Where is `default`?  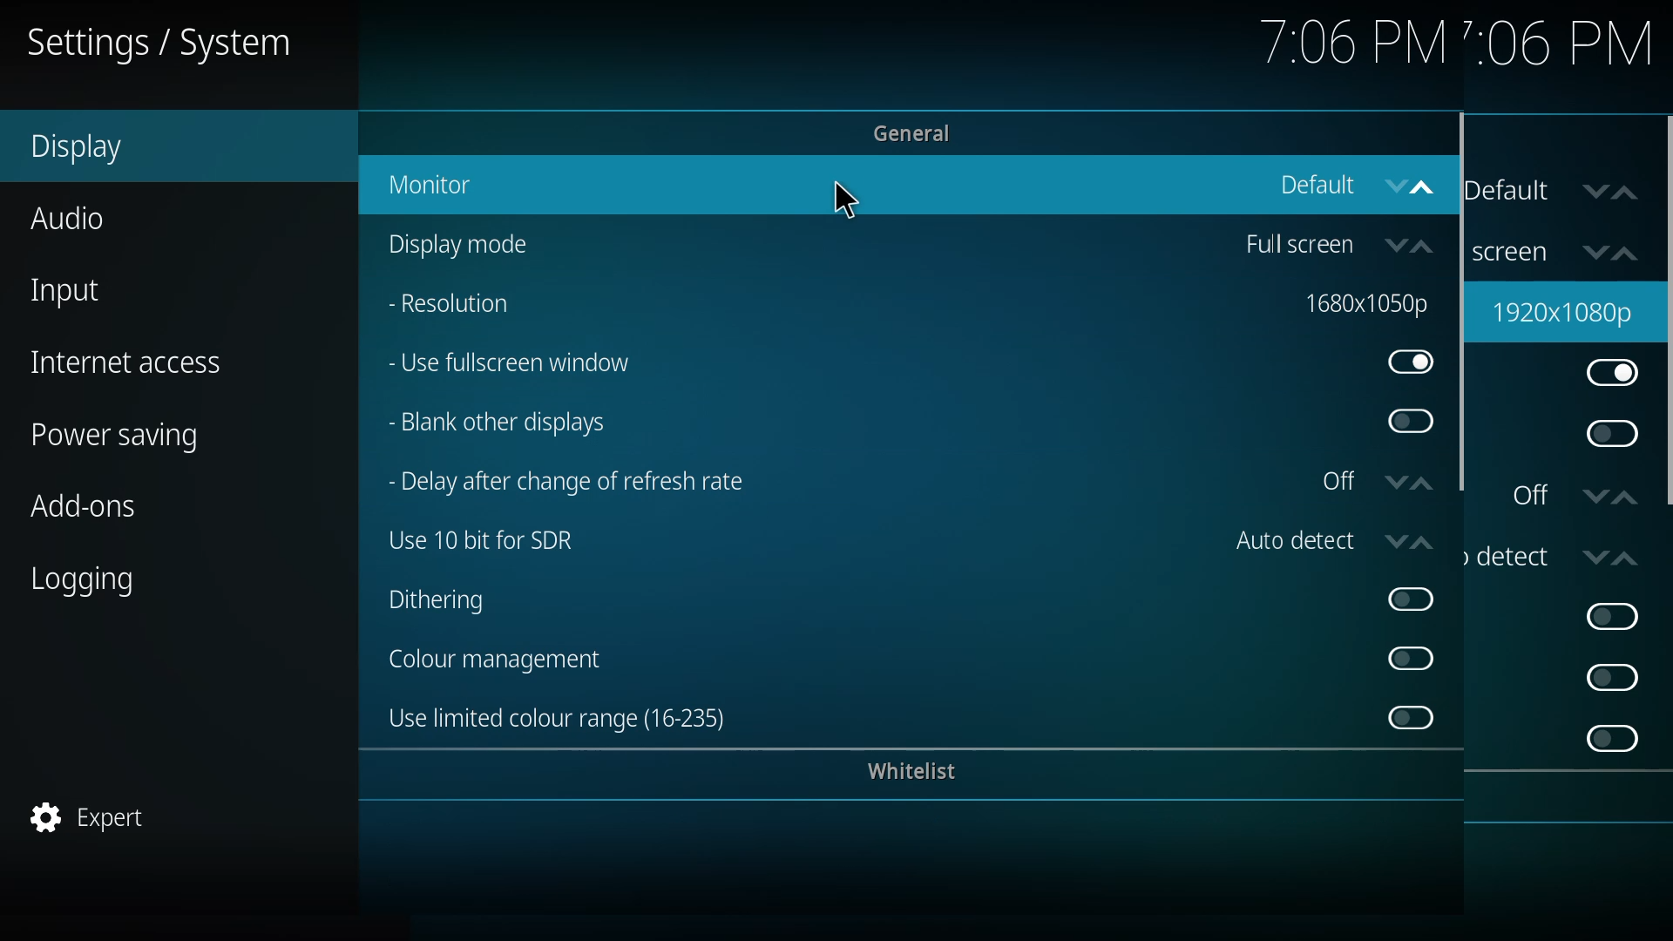
default is located at coordinates (1565, 193).